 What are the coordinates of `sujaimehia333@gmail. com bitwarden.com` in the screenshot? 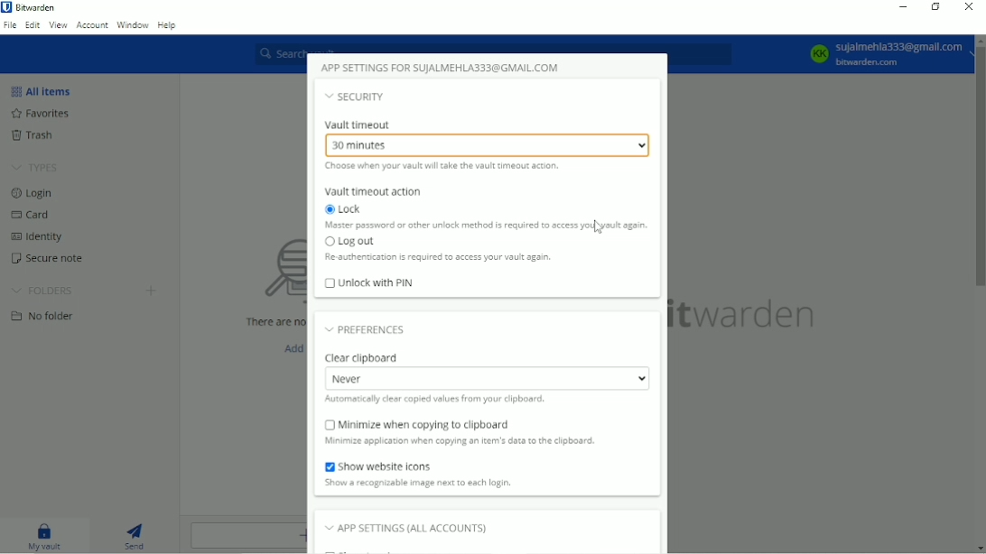 It's located at (900, 53).